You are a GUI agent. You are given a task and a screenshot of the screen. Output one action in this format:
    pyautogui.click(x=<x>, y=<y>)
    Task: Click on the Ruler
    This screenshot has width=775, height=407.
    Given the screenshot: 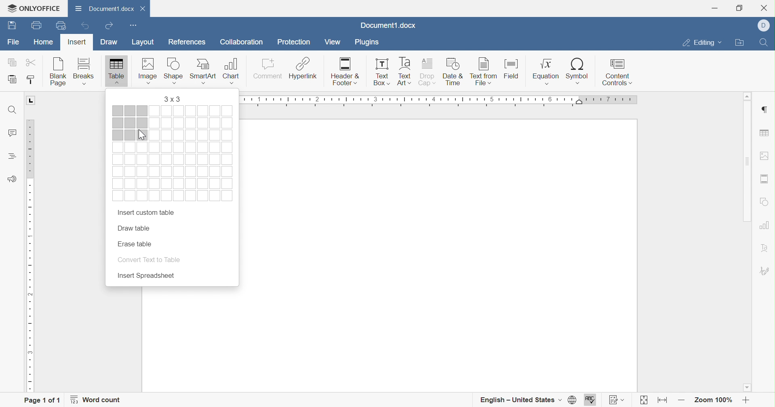 What is the action you would take?
    pyautogui.click(x=442, y=97)
    